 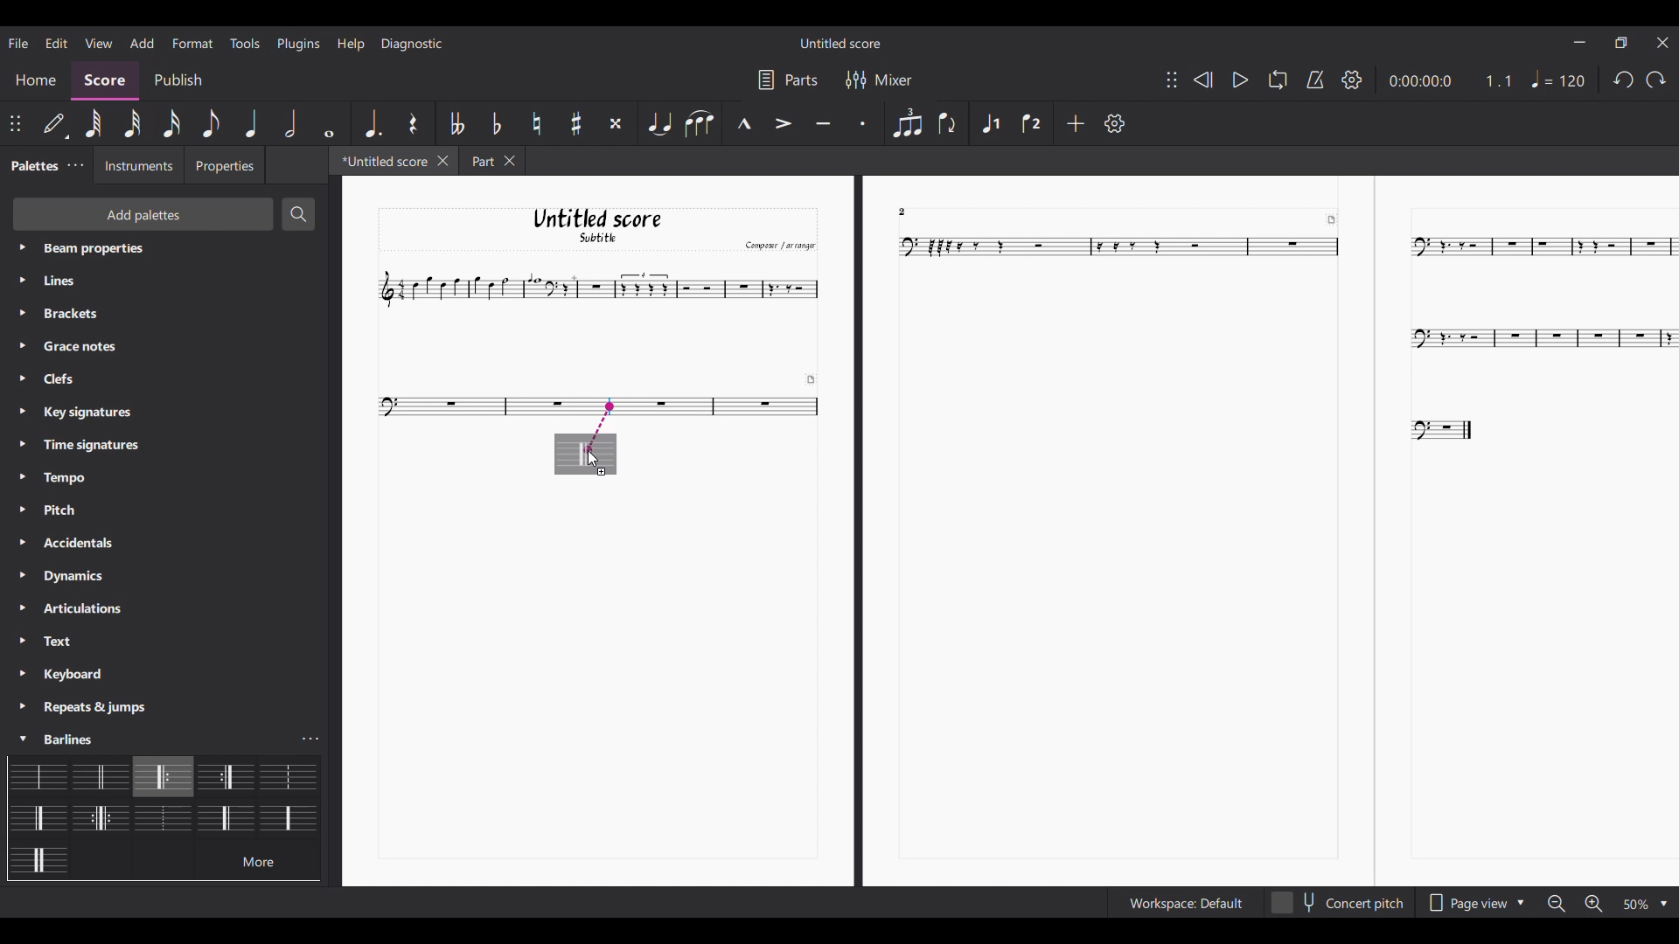 What do you see at coordinates (41, 774) in the screenshot?
I see `Barline options` at bounding box center [41, 774].